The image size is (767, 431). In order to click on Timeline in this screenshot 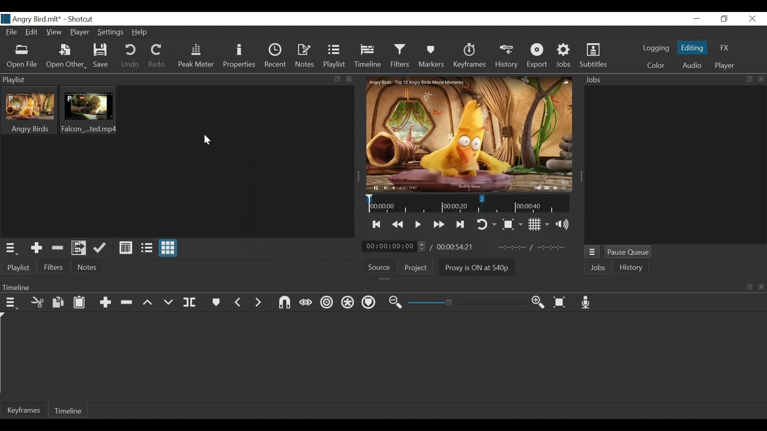, I will do `click(468, 204)`.